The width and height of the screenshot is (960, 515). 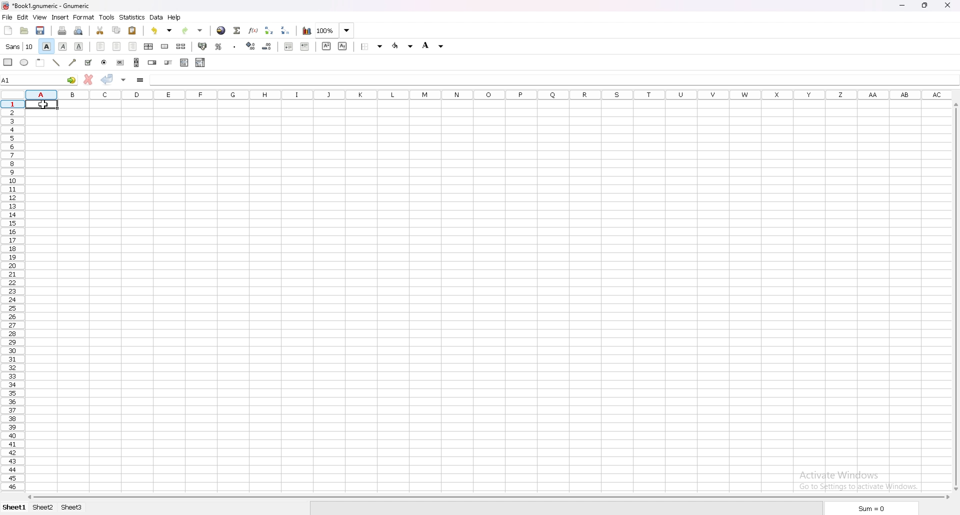 What do you see at coordinates (106, 16) in the screenshot?
I see `tools` at bounding box center [106, 16].